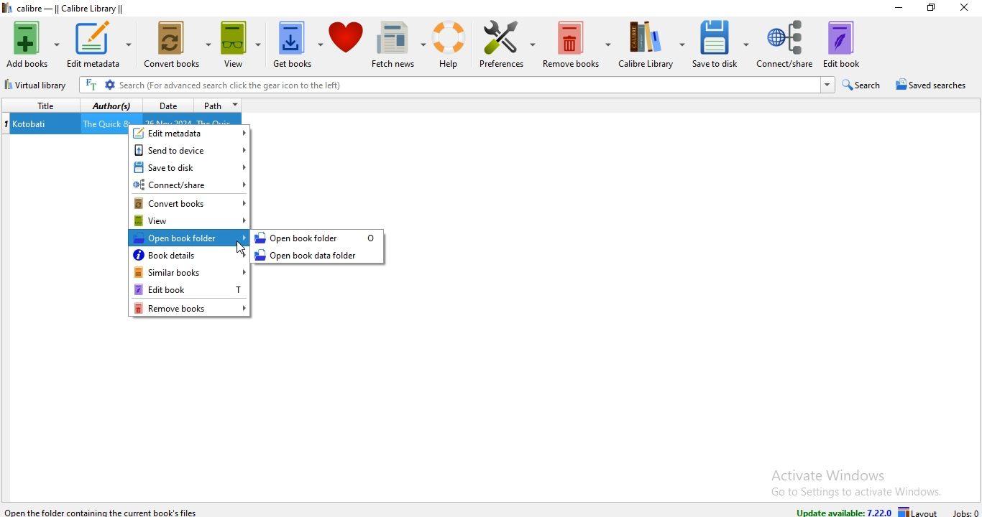 This screenshot has height=517, width=982. I want to click on path, so click(218, 105).